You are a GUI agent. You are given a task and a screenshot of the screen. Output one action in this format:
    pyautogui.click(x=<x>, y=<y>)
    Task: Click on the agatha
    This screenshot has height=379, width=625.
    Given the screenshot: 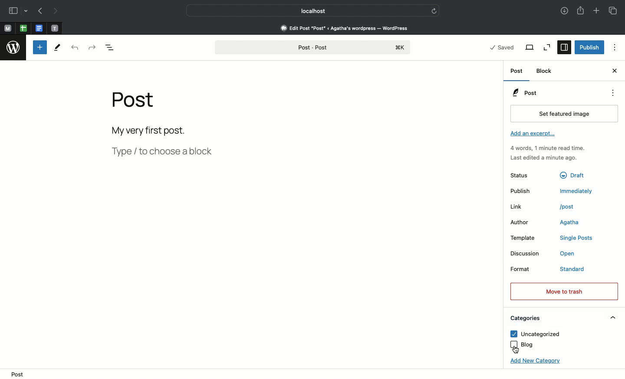 What is the action you would take?
    pyautogui.click(x=569, y=223)
    